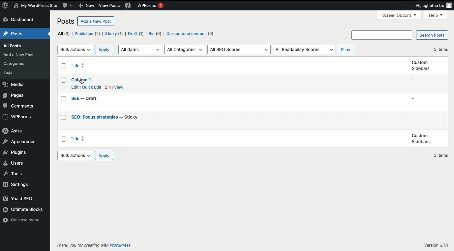 The image size is (454, 251). What do you see at coordinates (151, 5) in the screenshot?
I see `WPForms` at bounding box center [151, 5].